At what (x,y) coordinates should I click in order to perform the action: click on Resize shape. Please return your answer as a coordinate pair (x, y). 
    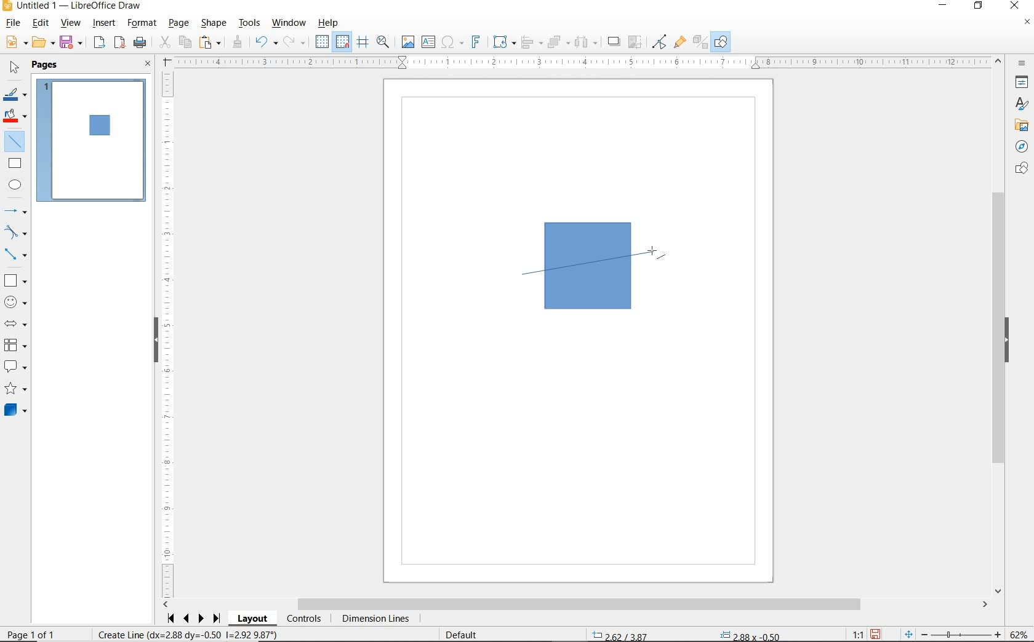
    Looking at the image, I should click on (190, 634).